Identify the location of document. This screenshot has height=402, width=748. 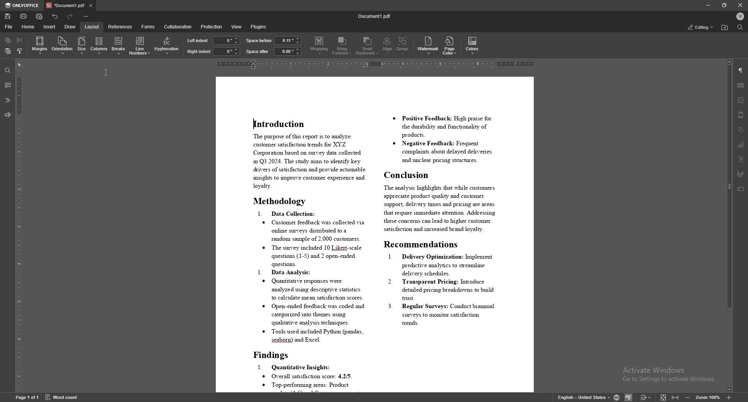
(375, 235).